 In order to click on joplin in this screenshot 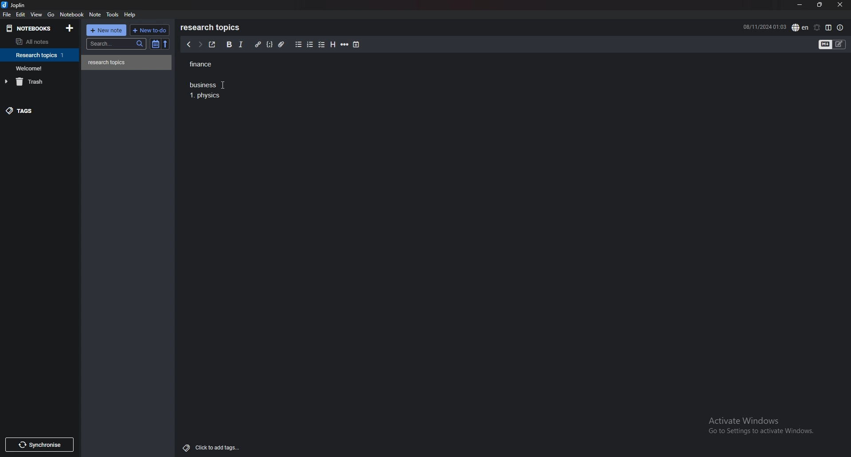, I will do `click(14, 6)`.